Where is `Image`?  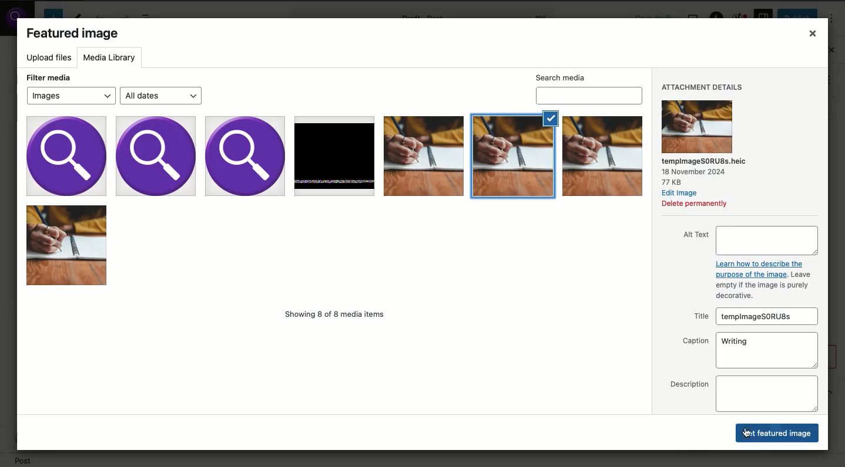 Image is located at coordinates (423, 155).